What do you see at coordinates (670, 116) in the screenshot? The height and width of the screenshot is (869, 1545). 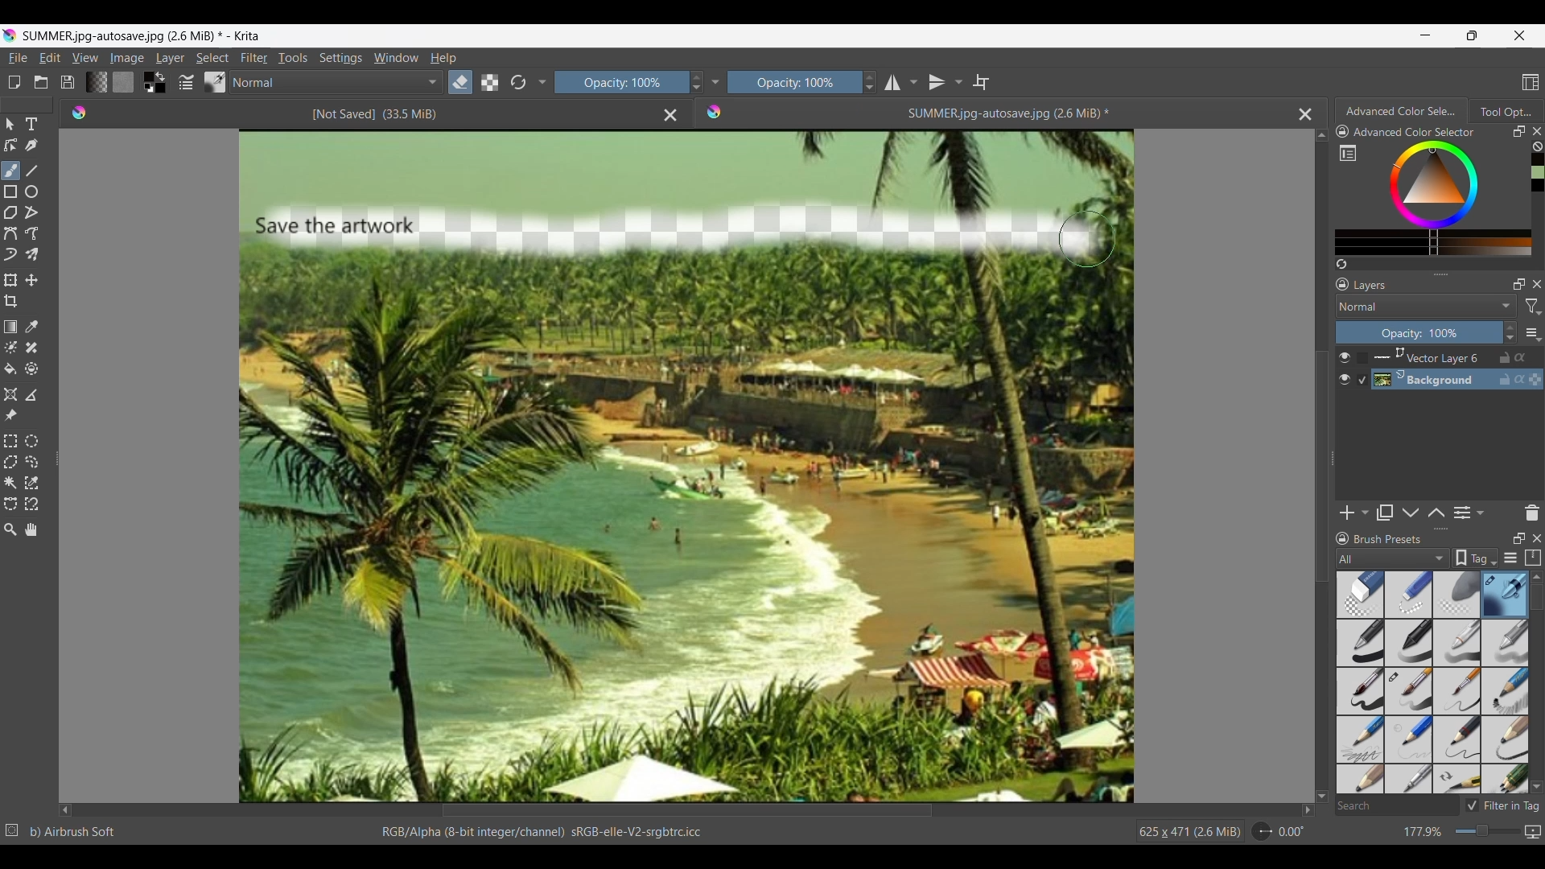 I see `Close` at bounding box center [670, 116].